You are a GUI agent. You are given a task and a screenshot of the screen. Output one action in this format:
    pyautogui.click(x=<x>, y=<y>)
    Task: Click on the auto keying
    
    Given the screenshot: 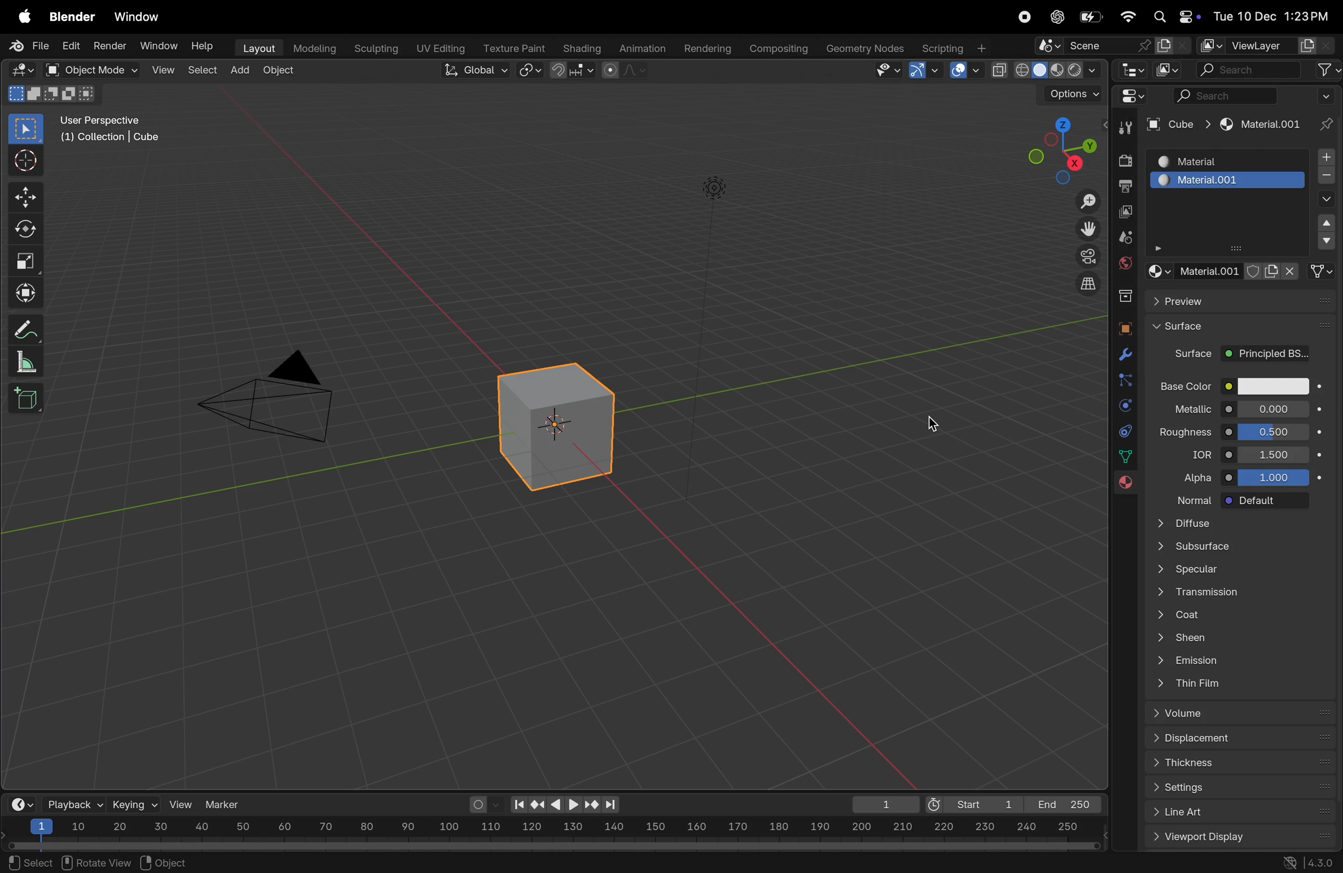 What is the action you would take?
    pyautogui.click(x=483, y=804)
    